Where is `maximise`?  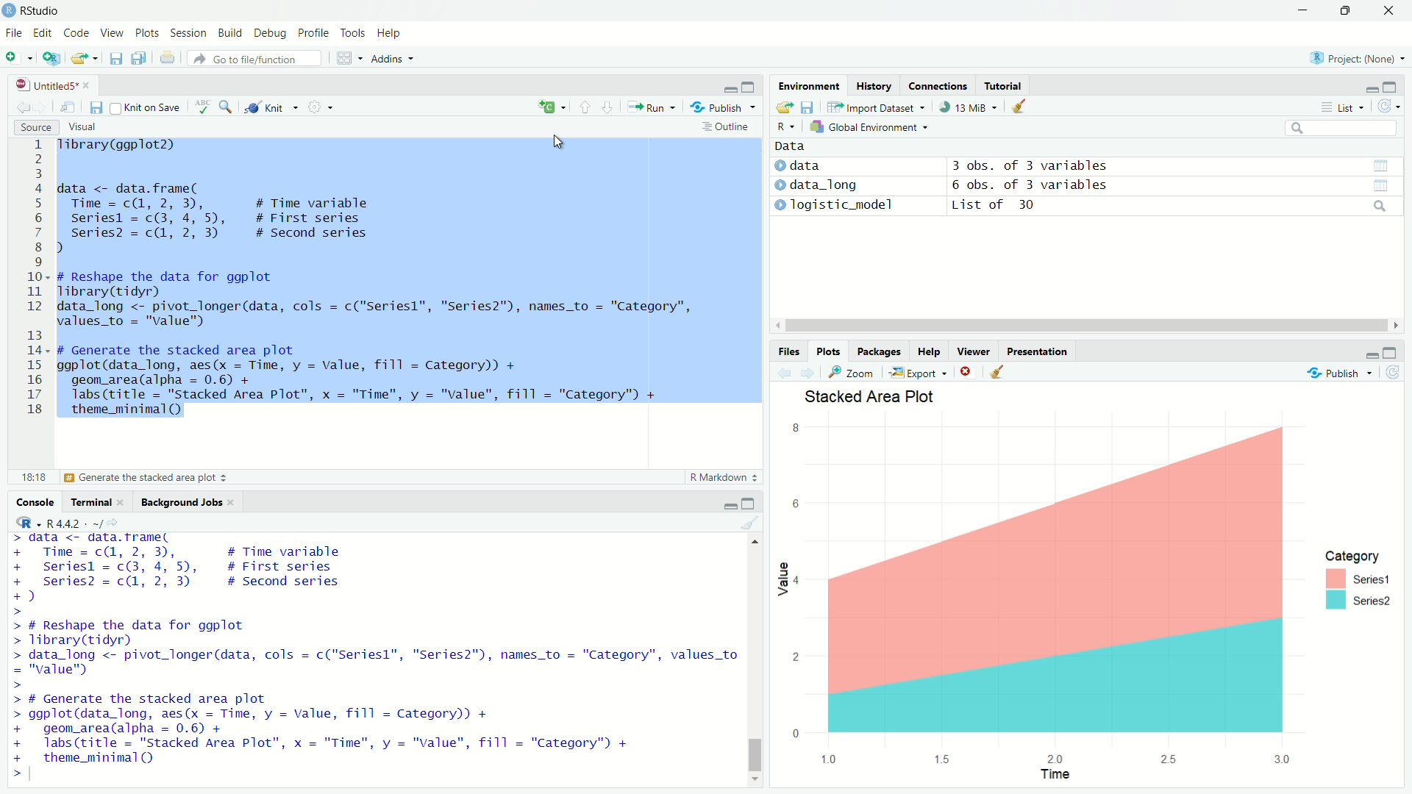 maximise is located at coordinates (1391, 350).